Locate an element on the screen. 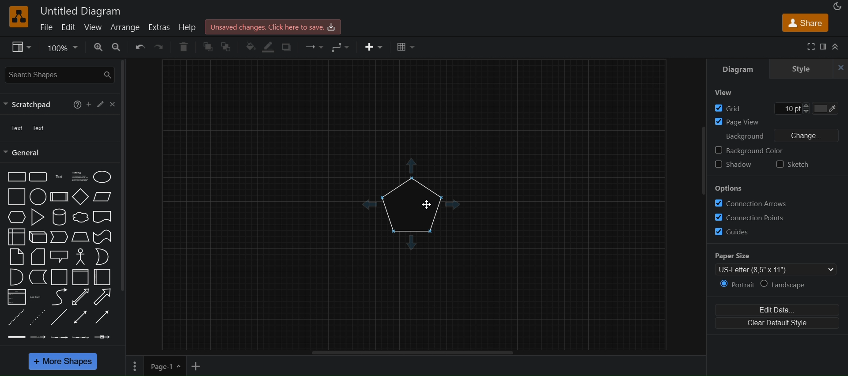  file is located at coordinates (48, 26).